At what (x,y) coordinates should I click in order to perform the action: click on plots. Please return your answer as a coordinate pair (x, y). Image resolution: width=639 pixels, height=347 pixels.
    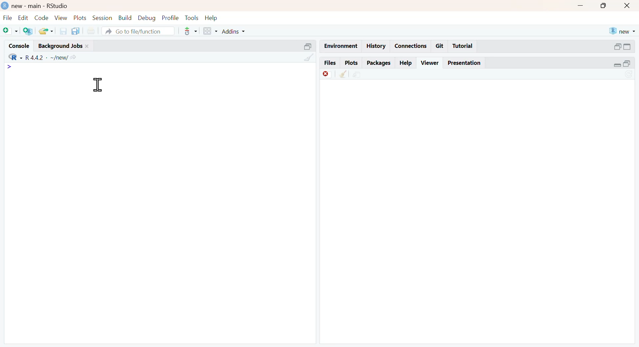
    Looking at the image, I should click on (351, 63).